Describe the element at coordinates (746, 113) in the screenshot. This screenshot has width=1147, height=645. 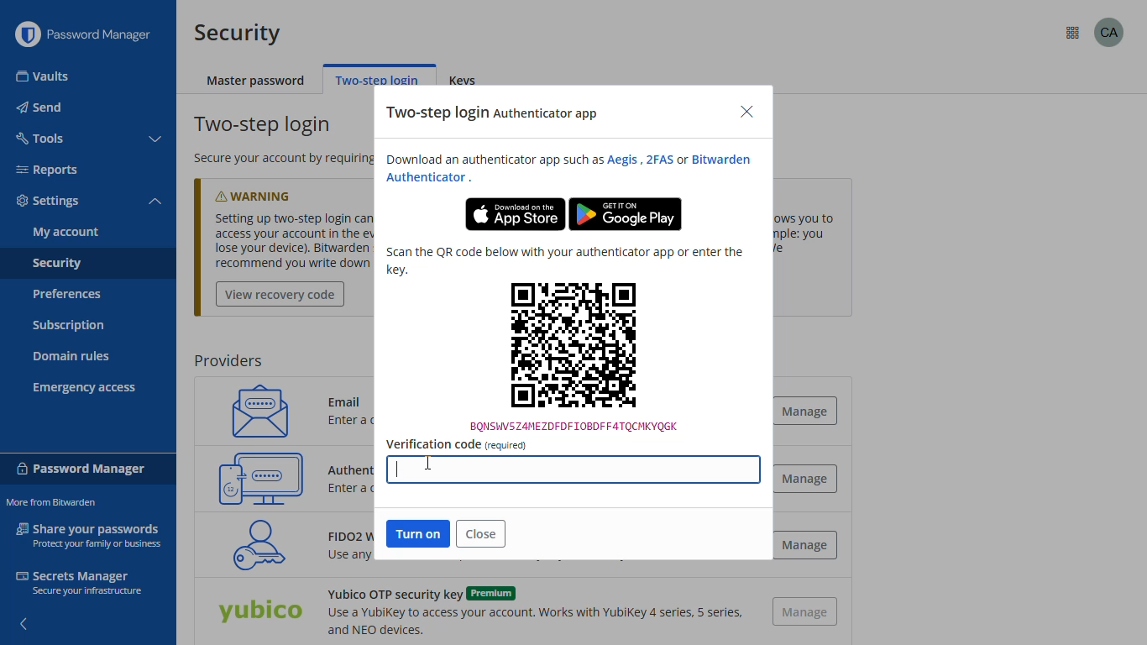
I see `close` at that location.